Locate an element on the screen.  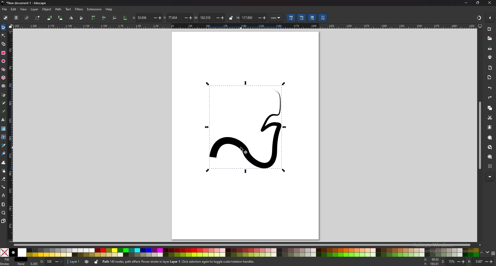
fill is located at coordinates (13, 259).